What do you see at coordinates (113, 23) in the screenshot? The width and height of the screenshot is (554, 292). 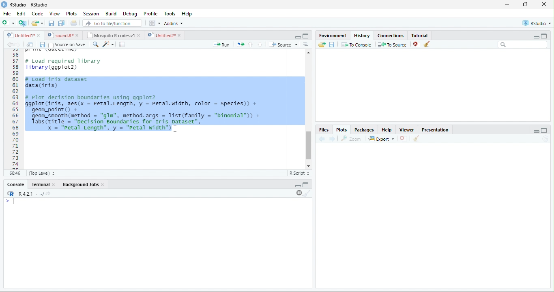 I see `search file` at bounding box center [113, 23].